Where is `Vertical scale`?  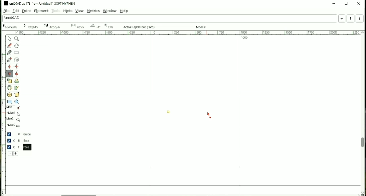
Vertical scale is located at coordinates (3, 113).